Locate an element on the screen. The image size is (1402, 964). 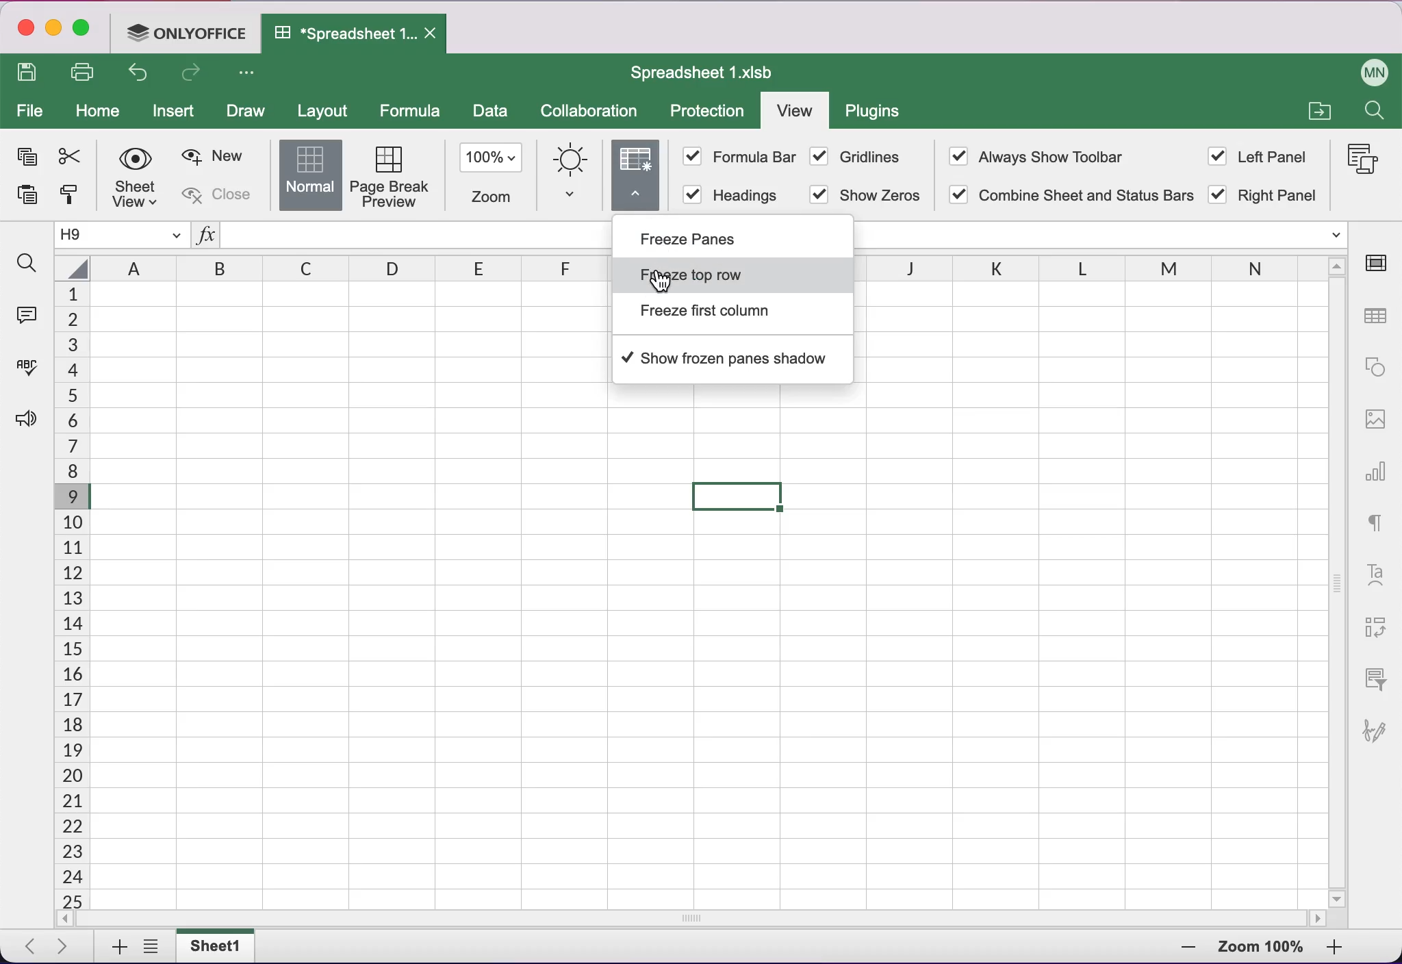
horizontal slider is located at coordinates (697, 919).